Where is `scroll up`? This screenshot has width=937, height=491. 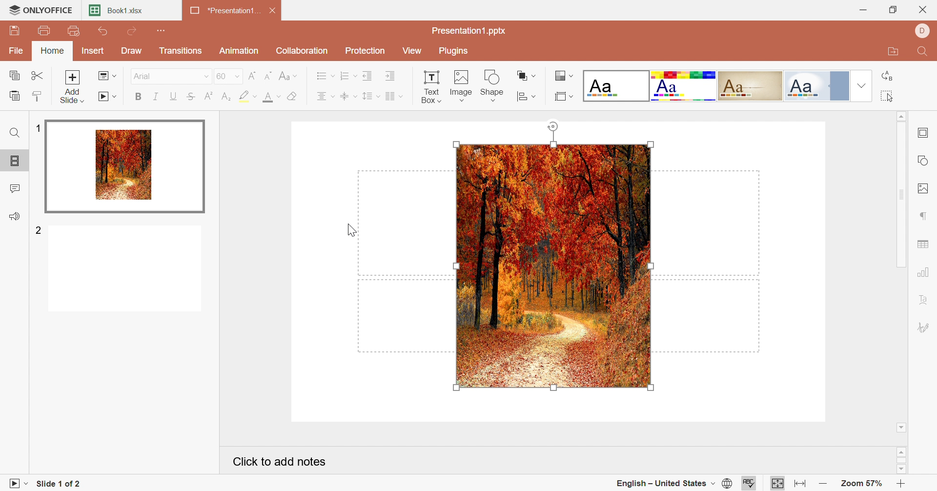
scroll up is located at coordinates (901, 451).